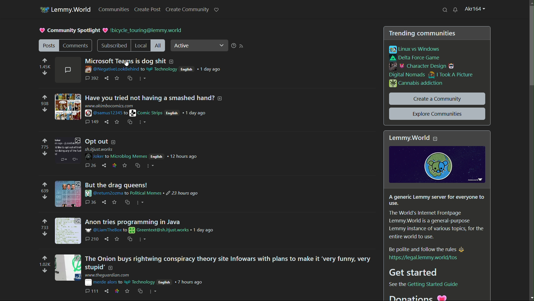  I want to click on image, so click(67, 230).